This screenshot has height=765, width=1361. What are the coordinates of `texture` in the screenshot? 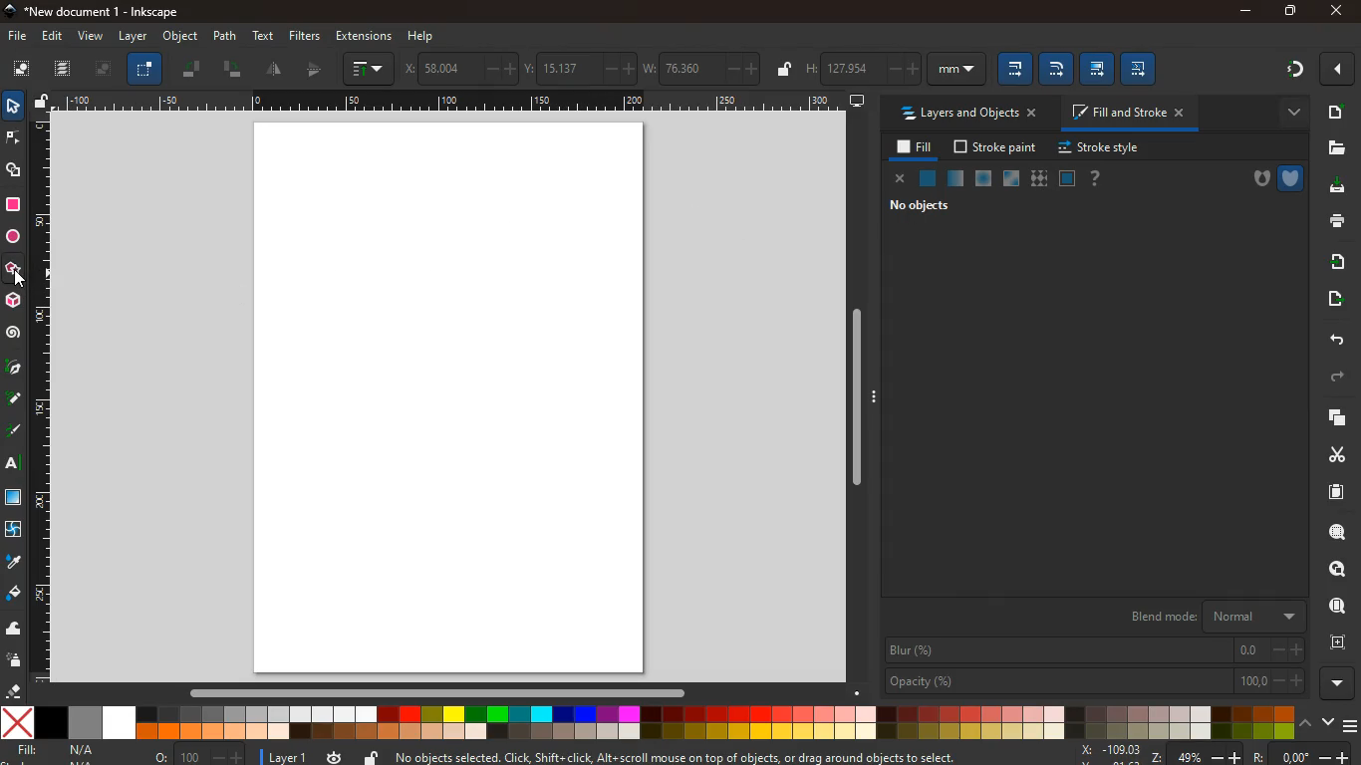 It's located at (1039, 176).